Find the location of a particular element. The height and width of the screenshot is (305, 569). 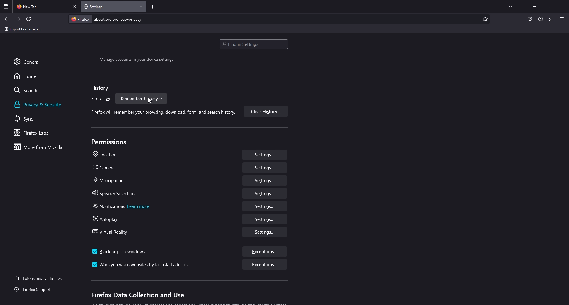

virtual reality is located at coordinates (113, 232).